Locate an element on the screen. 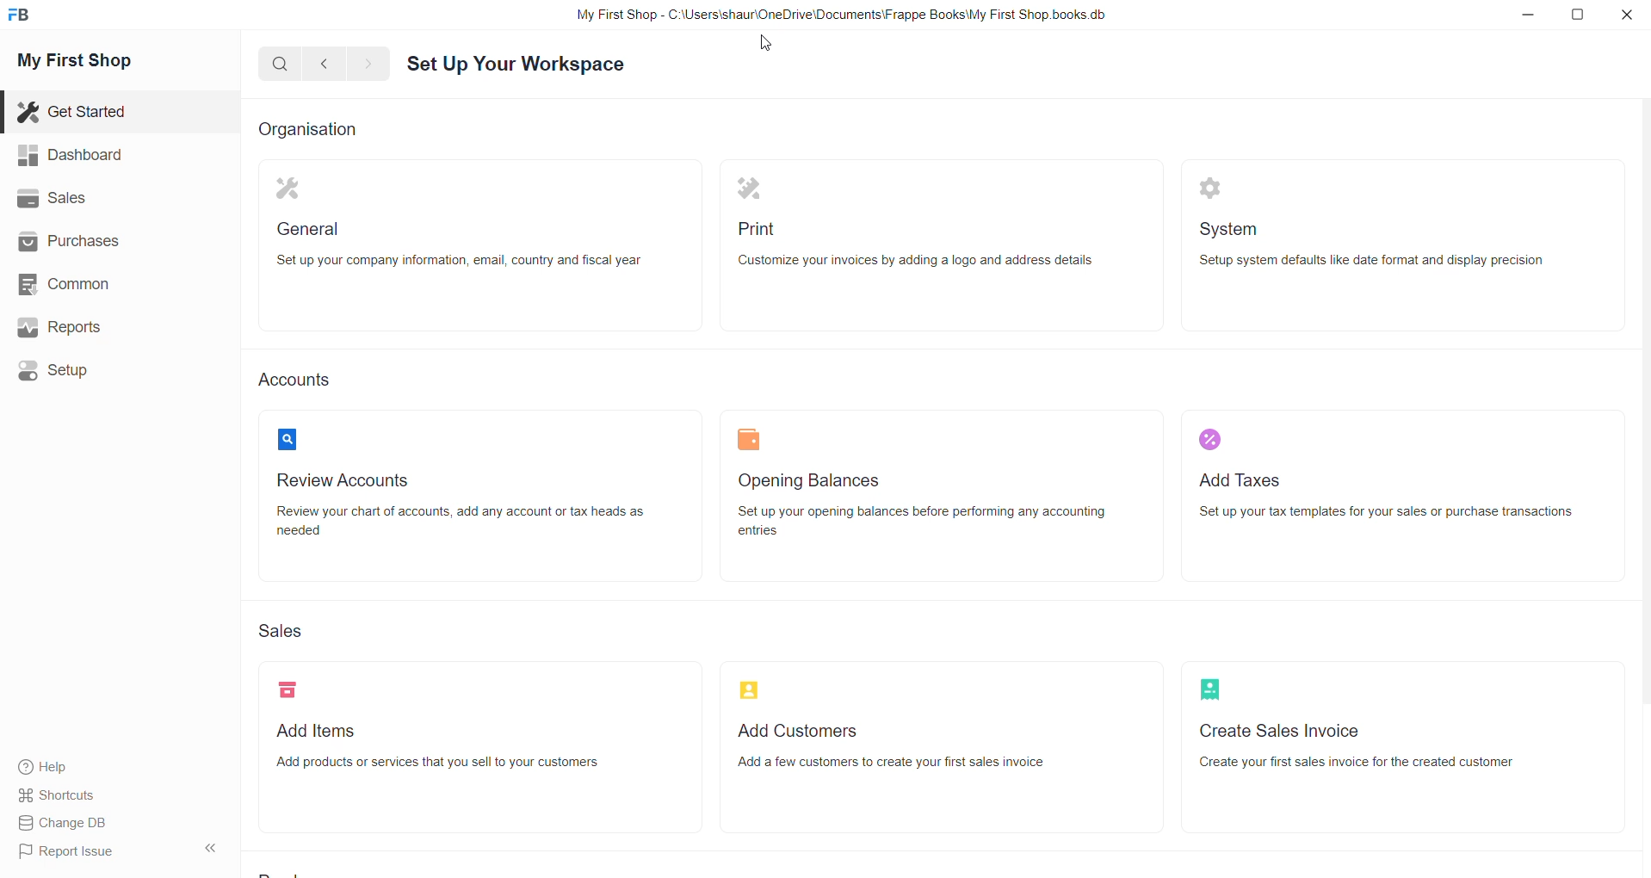  Shortcuts is located at coordinates (59, 794).